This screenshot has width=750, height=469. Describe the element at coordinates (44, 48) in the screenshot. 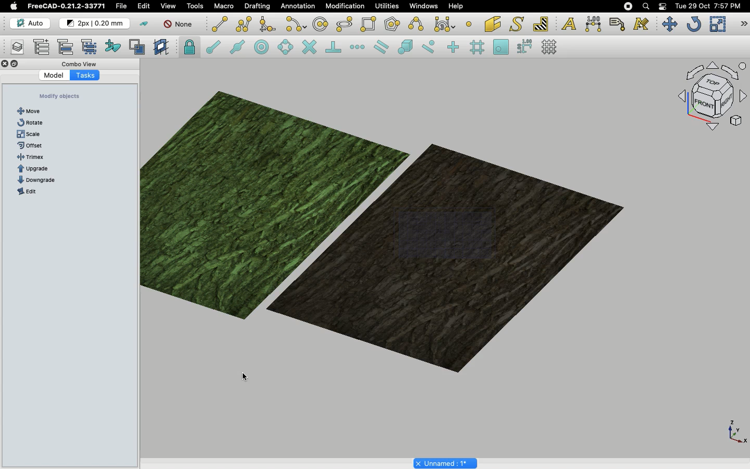

I see `Add new named group` at that location.